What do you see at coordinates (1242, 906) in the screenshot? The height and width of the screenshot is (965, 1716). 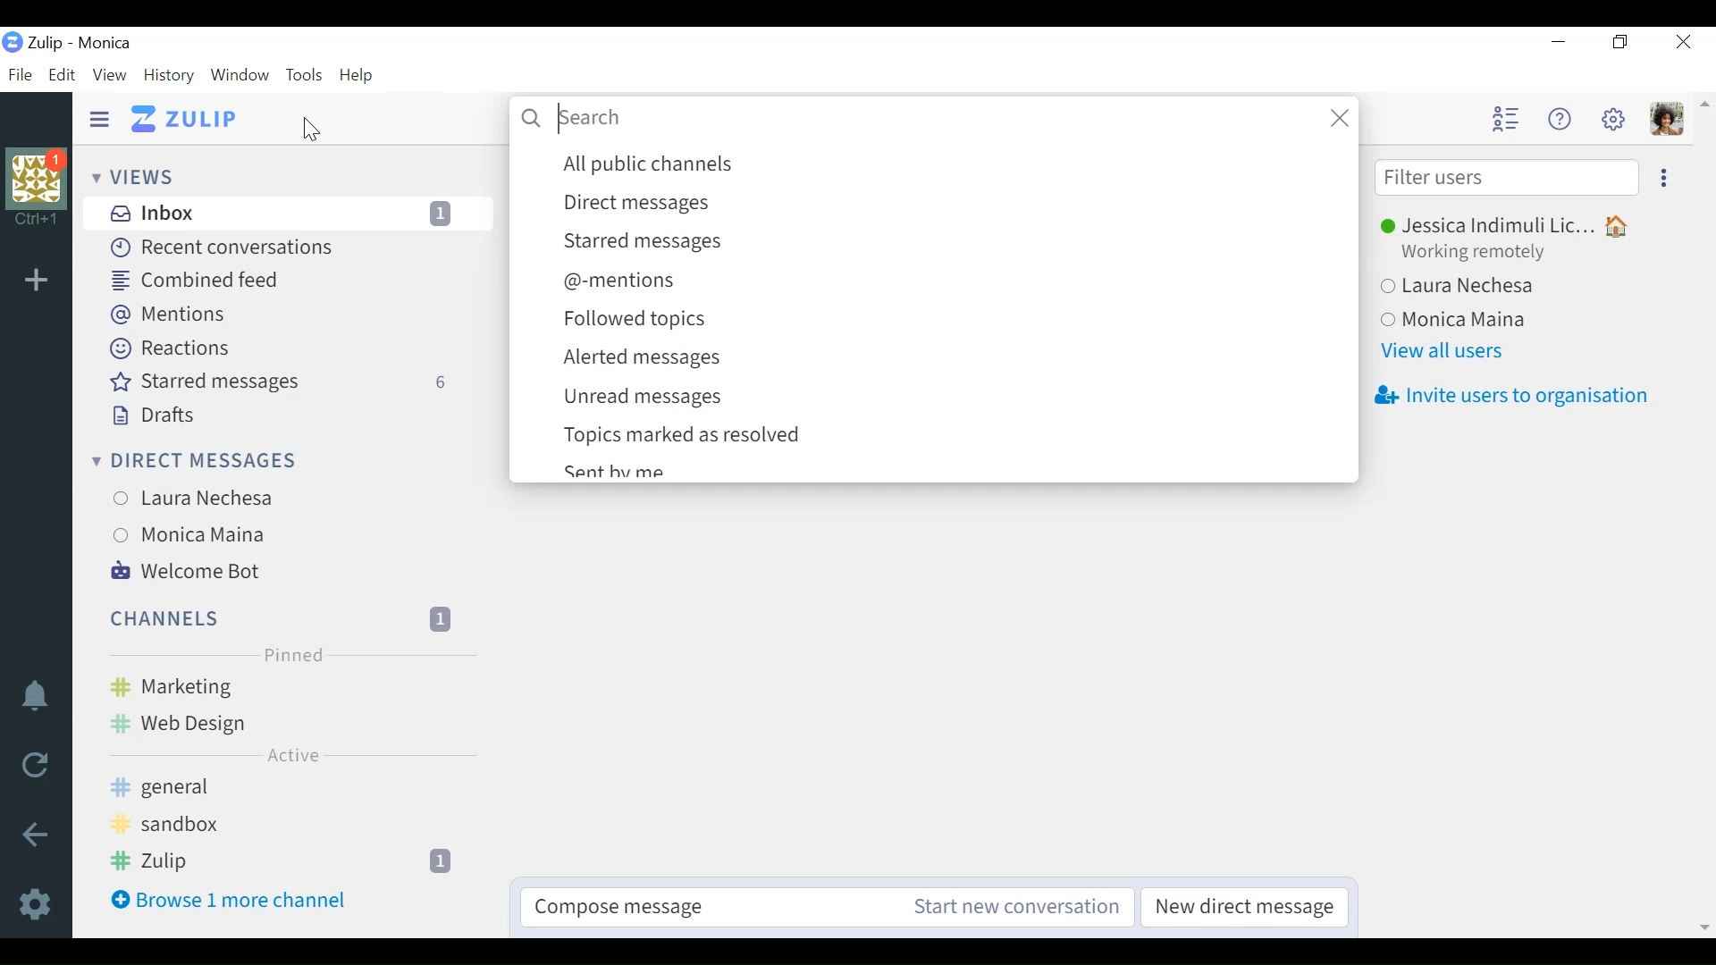 I see `New direct message` at bounding box center [1242, 906].